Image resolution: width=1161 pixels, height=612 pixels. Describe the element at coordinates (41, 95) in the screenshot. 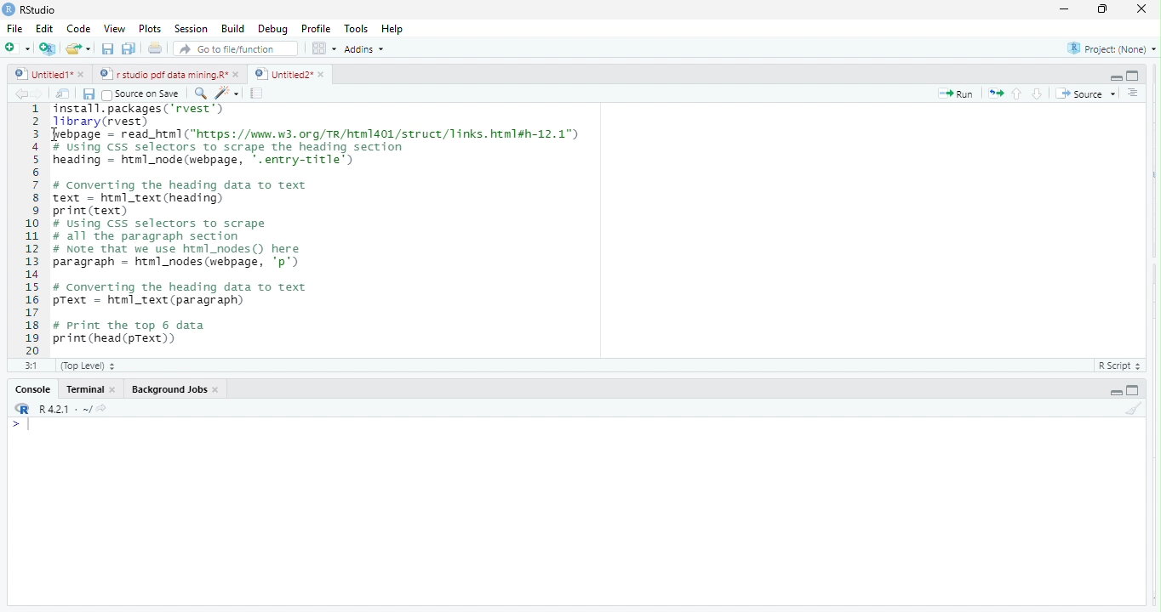

I see `go forward to the next source location` at that location.